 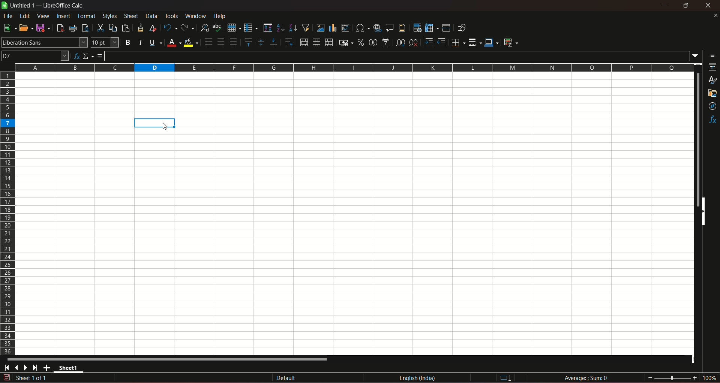 What do you see at coordinates (196, 16) in the screenshot?
I see `window` at bounding box center [196, 16].